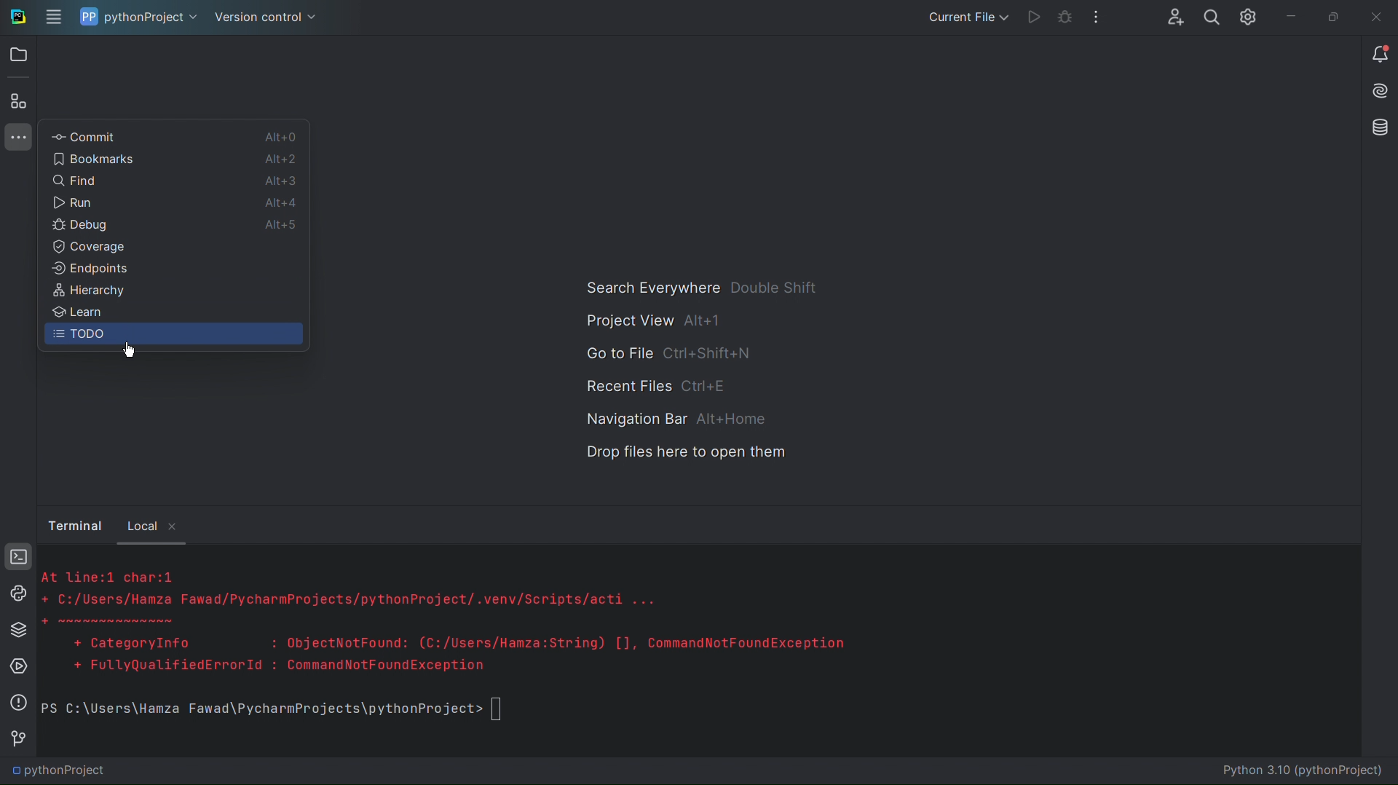 Image resolution: width=1398 pixels, height=785 pixels. Describe the element at coordinates (130, 136) in the screenshot. I see `Commit` at that location.